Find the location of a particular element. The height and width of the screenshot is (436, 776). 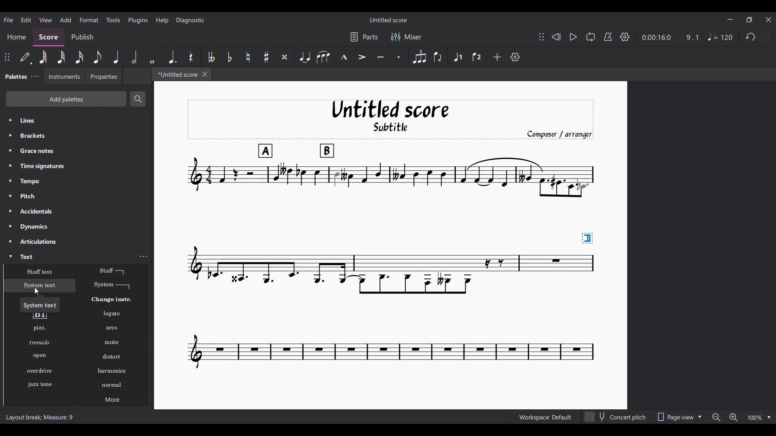

Time signatures is located at coordinates (77, 166).